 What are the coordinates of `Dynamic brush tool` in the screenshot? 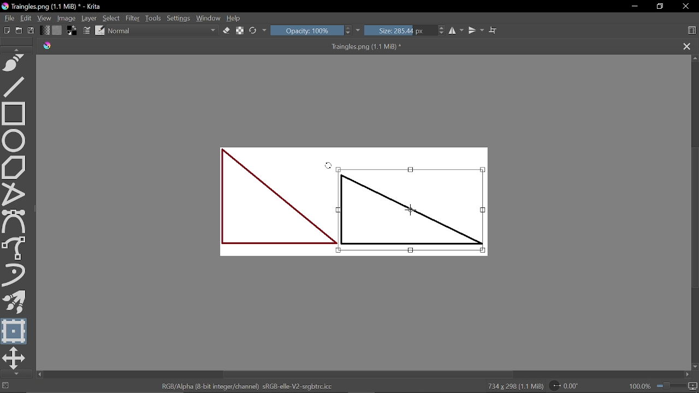 It's located at (17, 276).